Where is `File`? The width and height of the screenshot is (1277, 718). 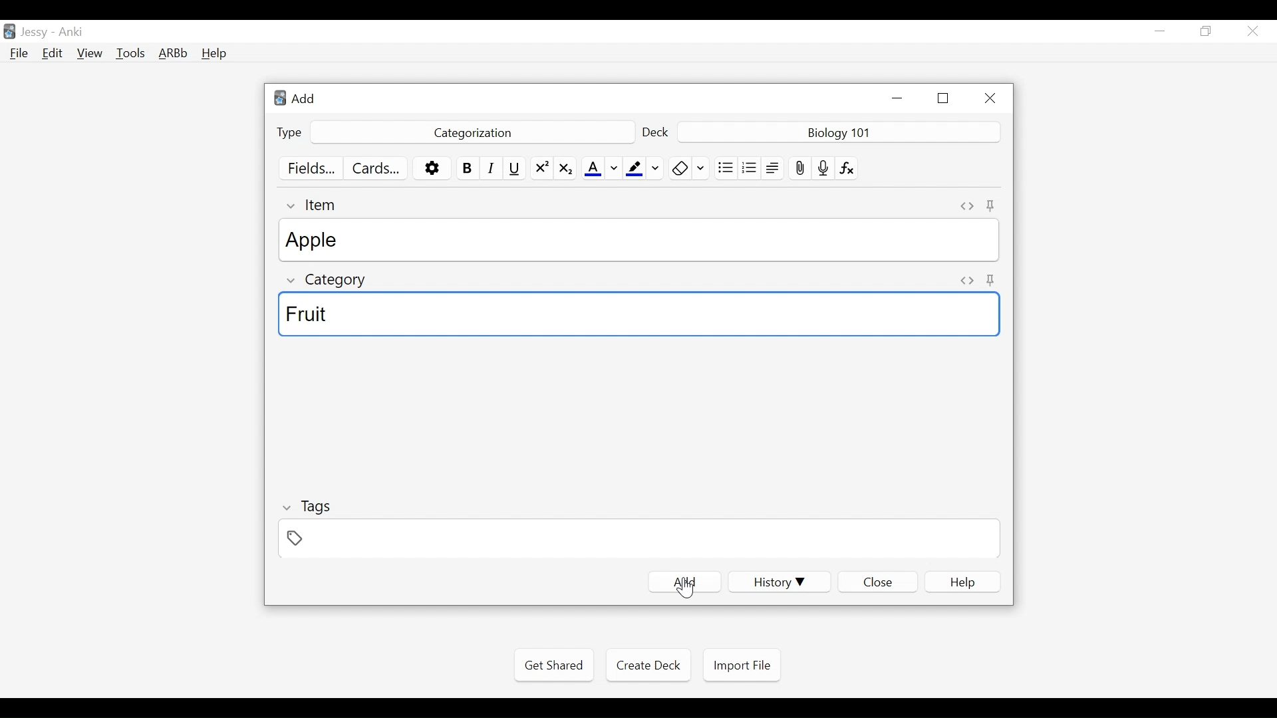
File is located at coordinates (19, 55).